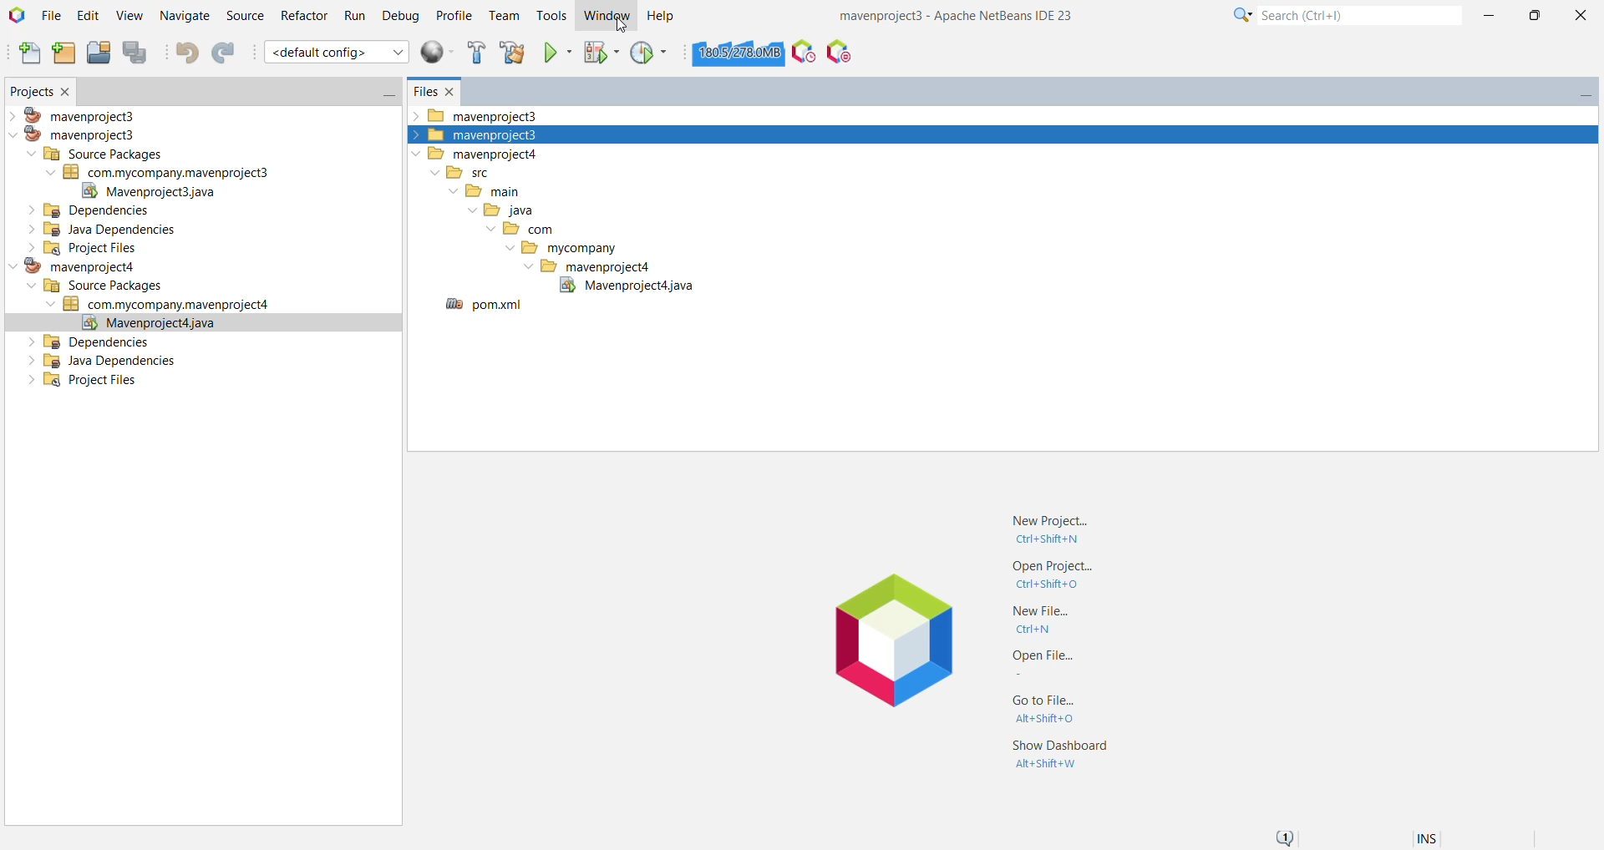 Image resolution: width=1604 pixels, height=850 pixels. Describe the element at coordinates (558, 53) in the screenshot. I see `Run Project` at that location.